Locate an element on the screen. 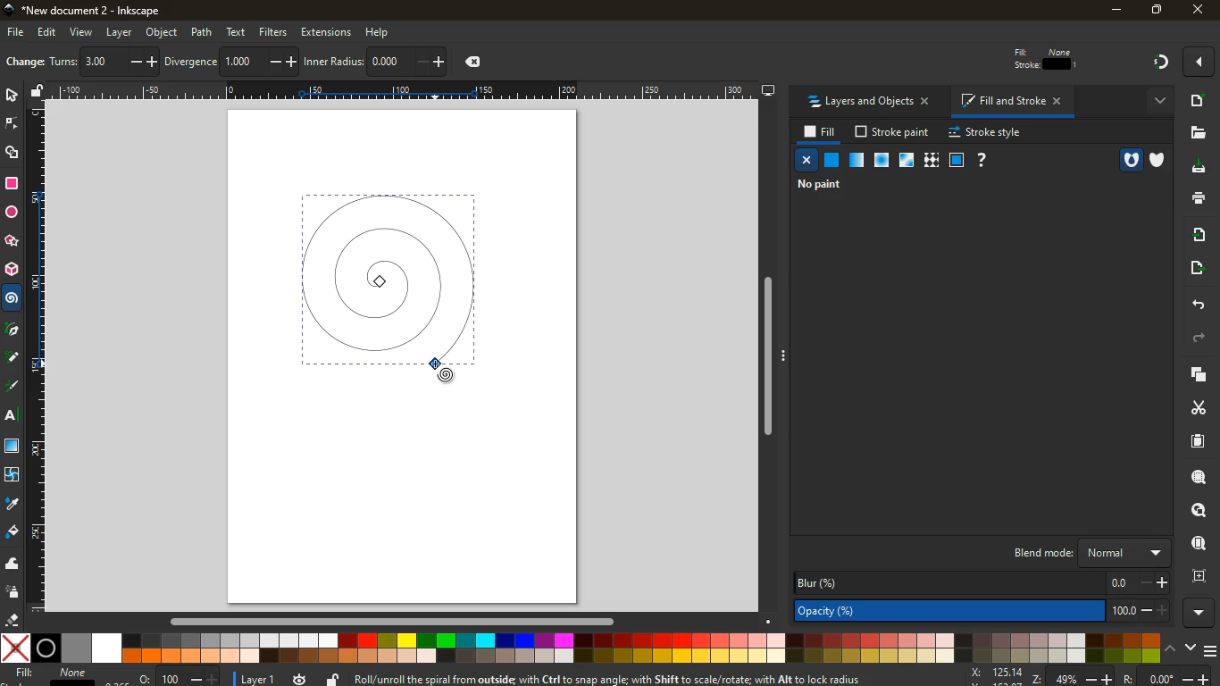 The image size is (1220, 686). down is located at coordinates (1192, 648).